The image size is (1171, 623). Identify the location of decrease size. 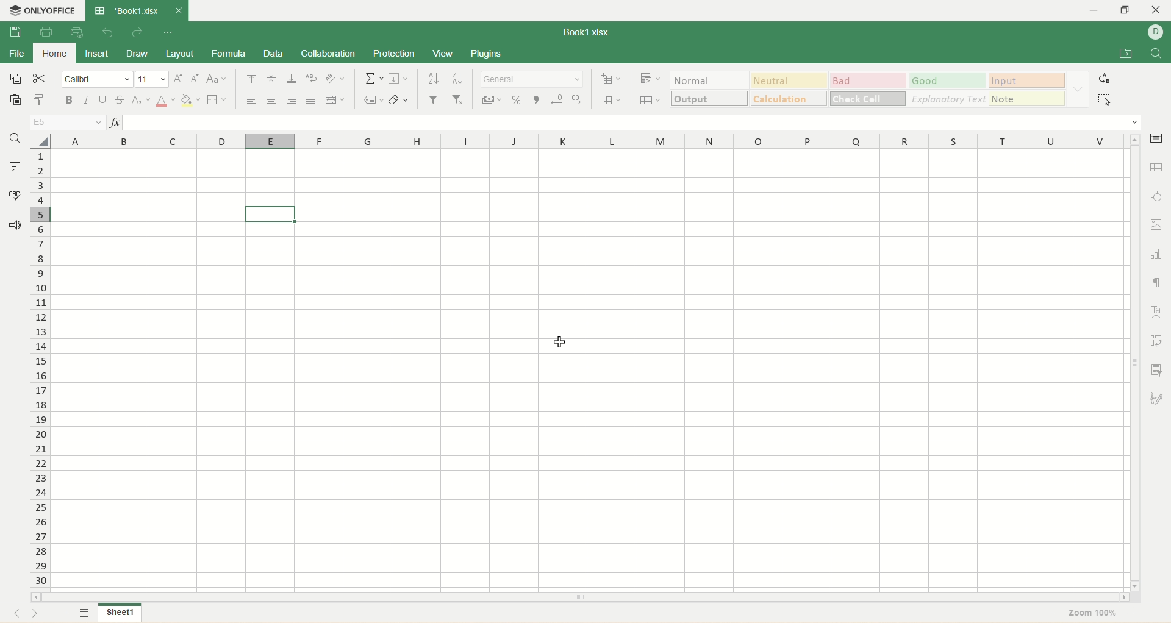
(196, 78).